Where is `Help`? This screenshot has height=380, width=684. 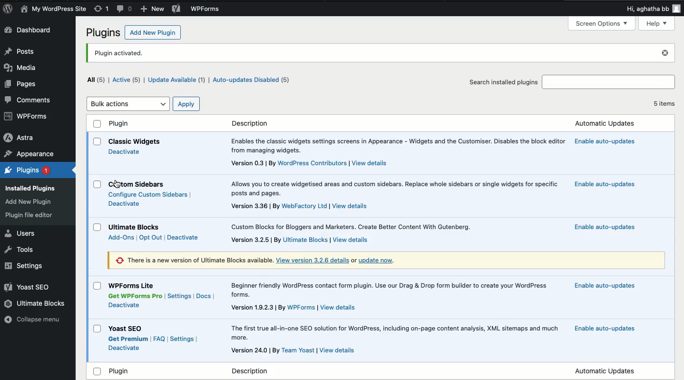
Help is located at coordinates (657, 24).